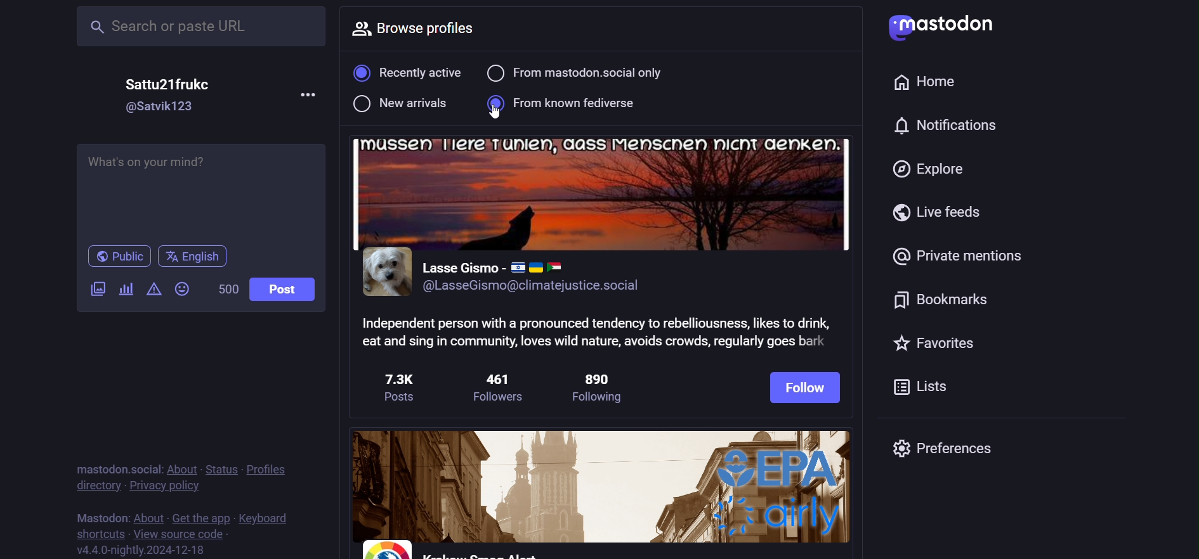 This screenshot has height=559, width=1199. Describe the element at coordinates (944, 214) in the screenshot. I see `live feed` at that location.